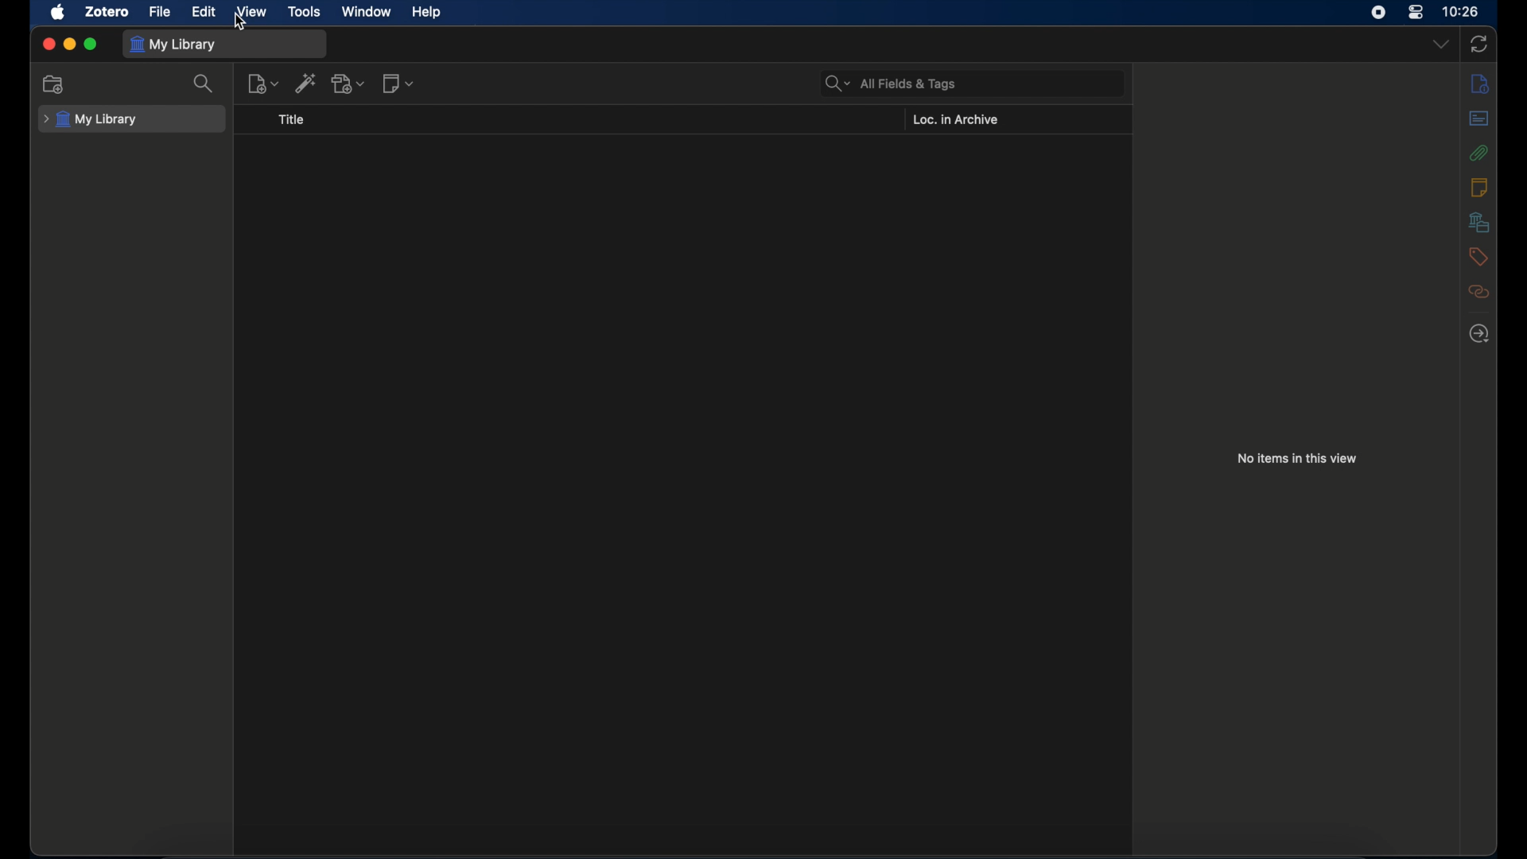 The image size is (1527, 859). I want to click on notes, so click(1478, 187).